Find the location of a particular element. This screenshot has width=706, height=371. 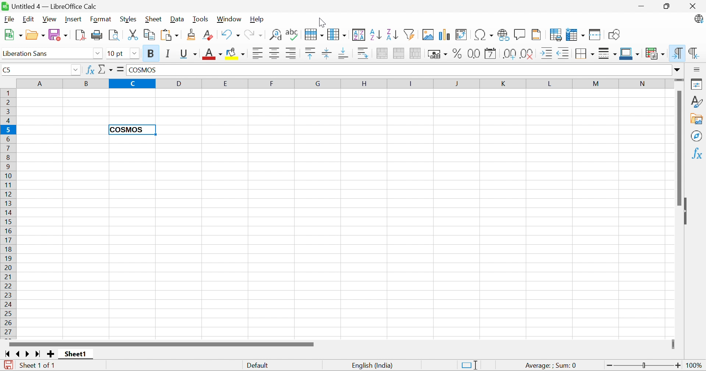

Unmerge Cells is located at coordinates (416, 54).